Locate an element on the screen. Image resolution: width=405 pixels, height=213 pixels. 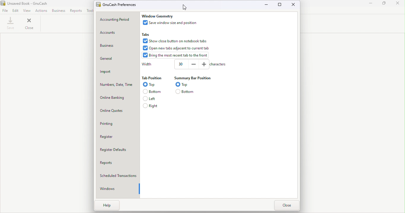
Width is located at coordinates (180, 64).